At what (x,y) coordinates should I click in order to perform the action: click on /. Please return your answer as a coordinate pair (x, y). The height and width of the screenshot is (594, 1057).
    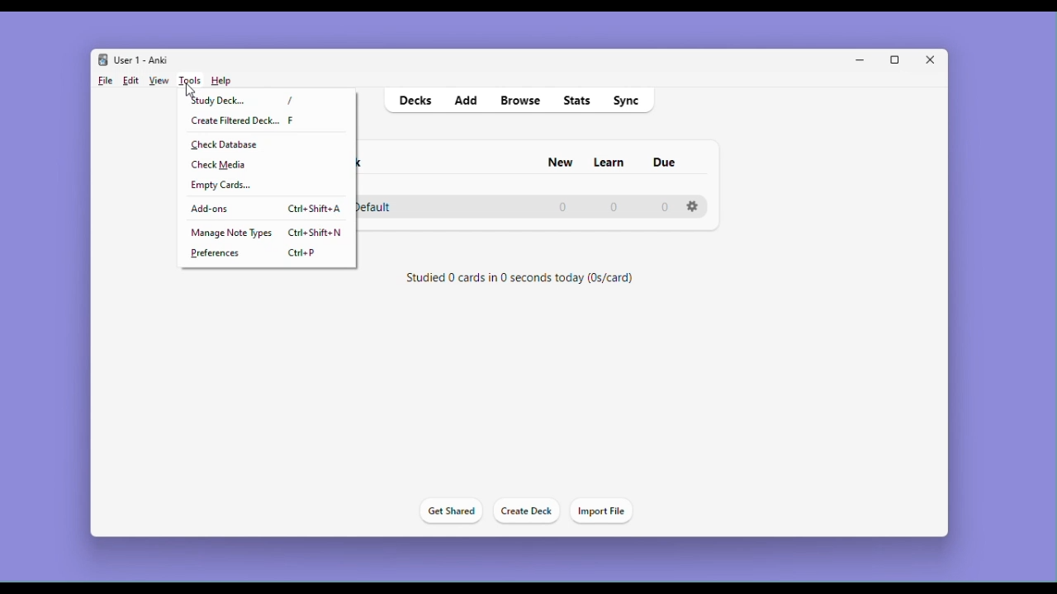
    Looking at the image, I should click on (295, 100).